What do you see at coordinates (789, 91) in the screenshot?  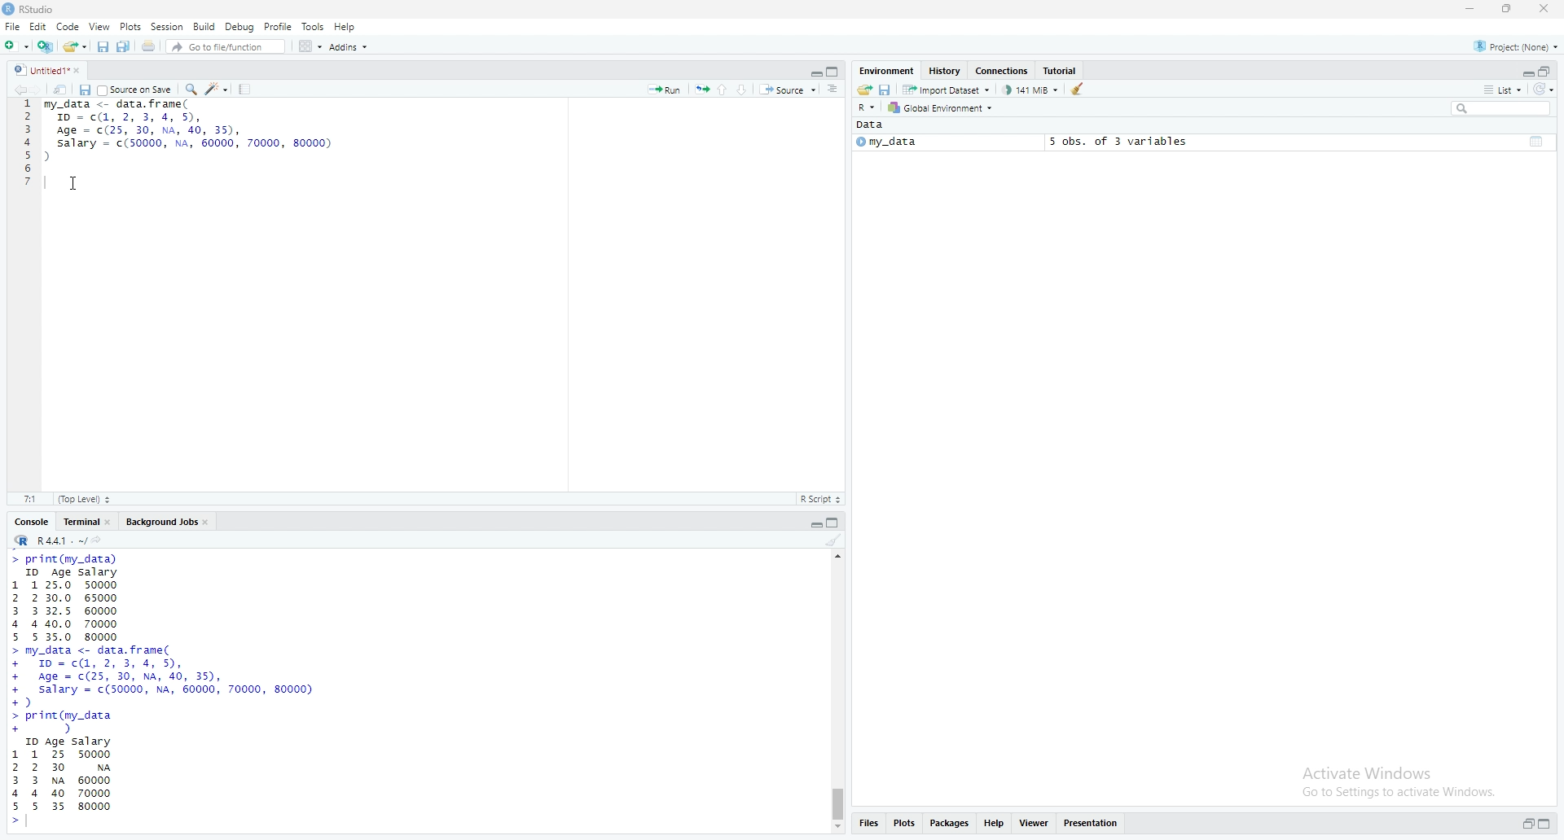 I see `source` at bounding box center [789, 91].